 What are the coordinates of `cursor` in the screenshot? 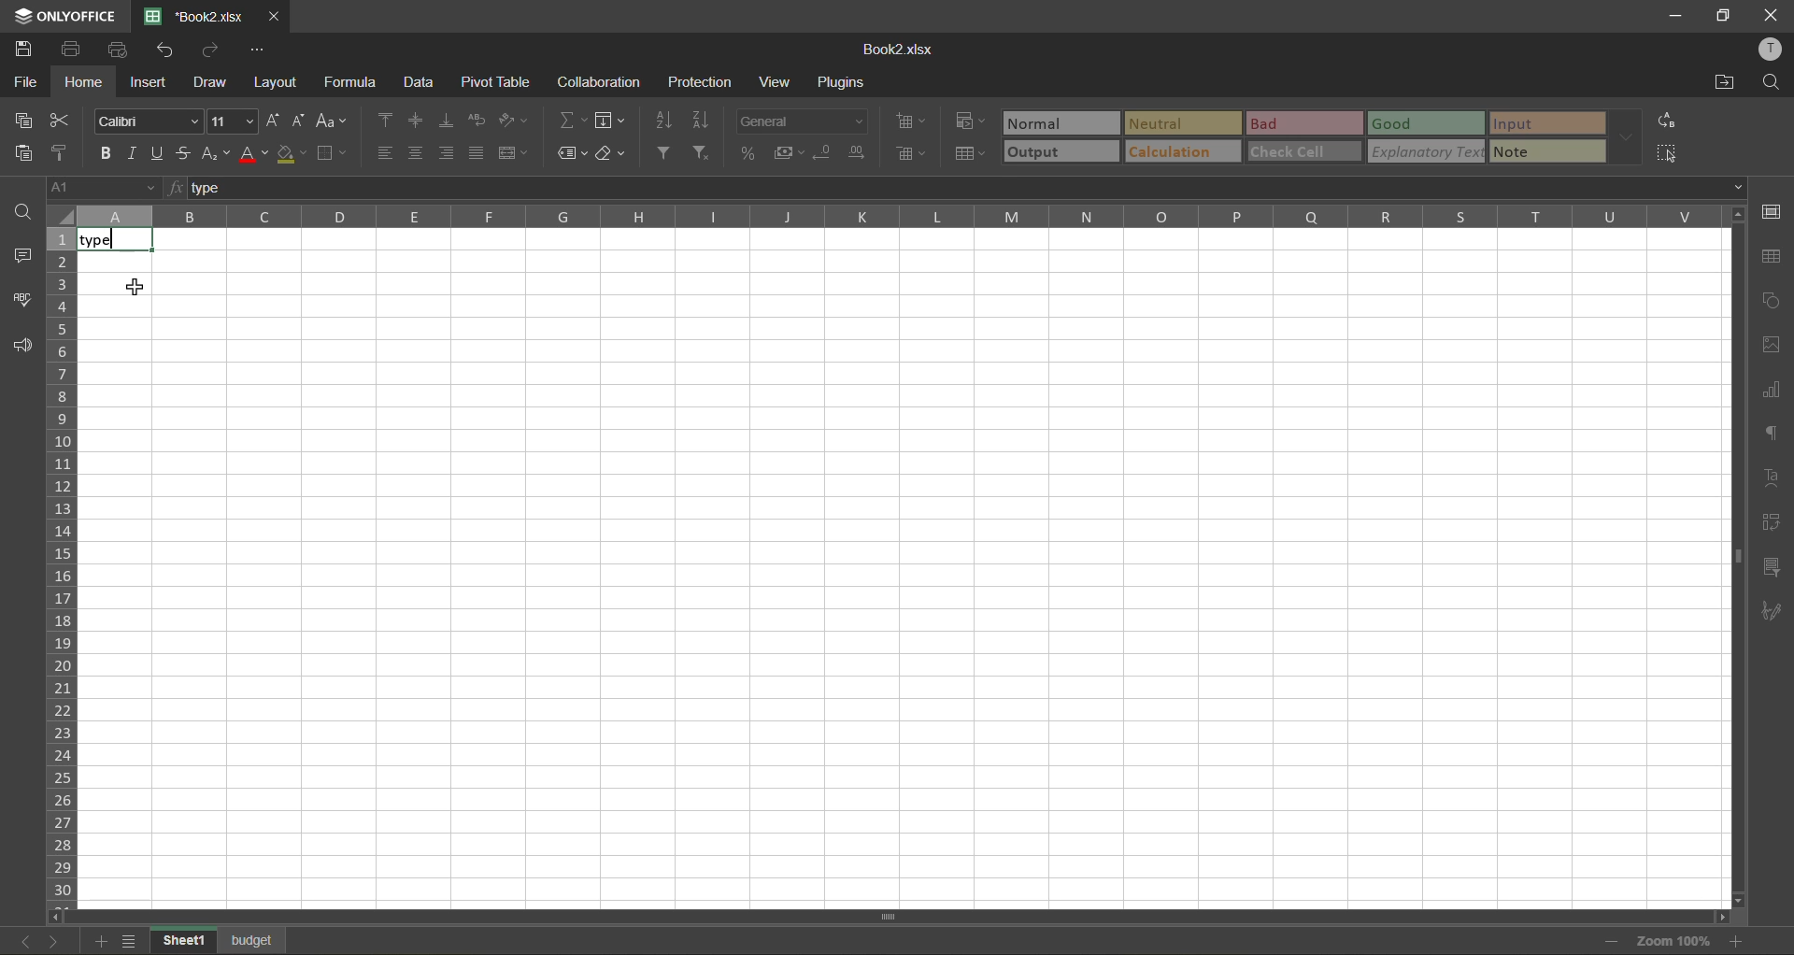 It's located at (135, 290).